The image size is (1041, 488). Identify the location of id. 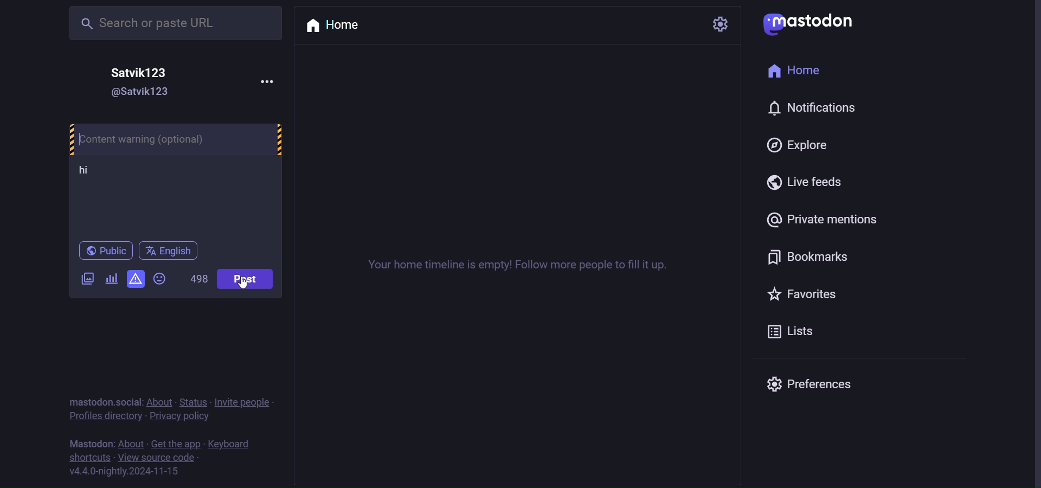
(132, 93).